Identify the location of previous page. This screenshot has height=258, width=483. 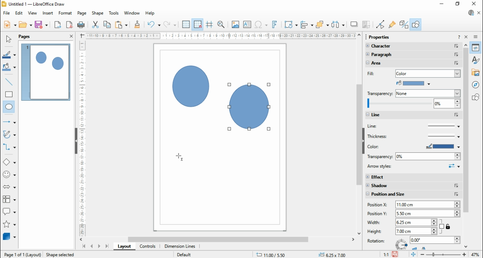
(92, 246).